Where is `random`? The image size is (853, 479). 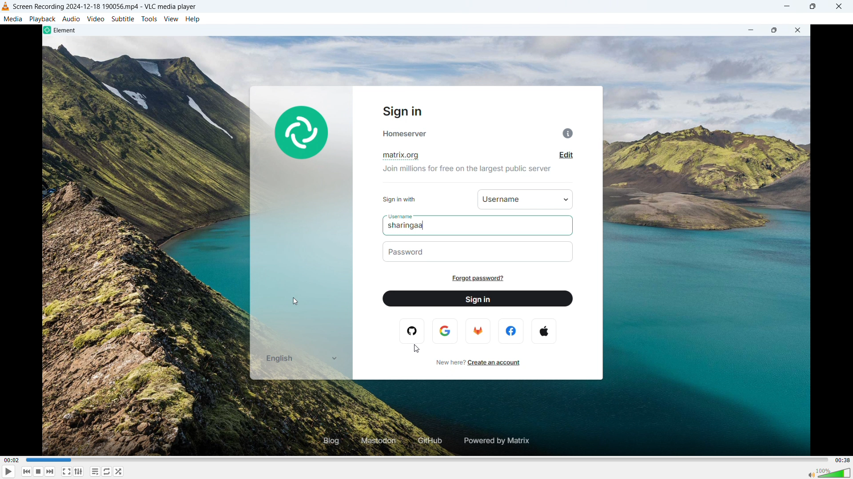
random is located at coordinates (119, 471).